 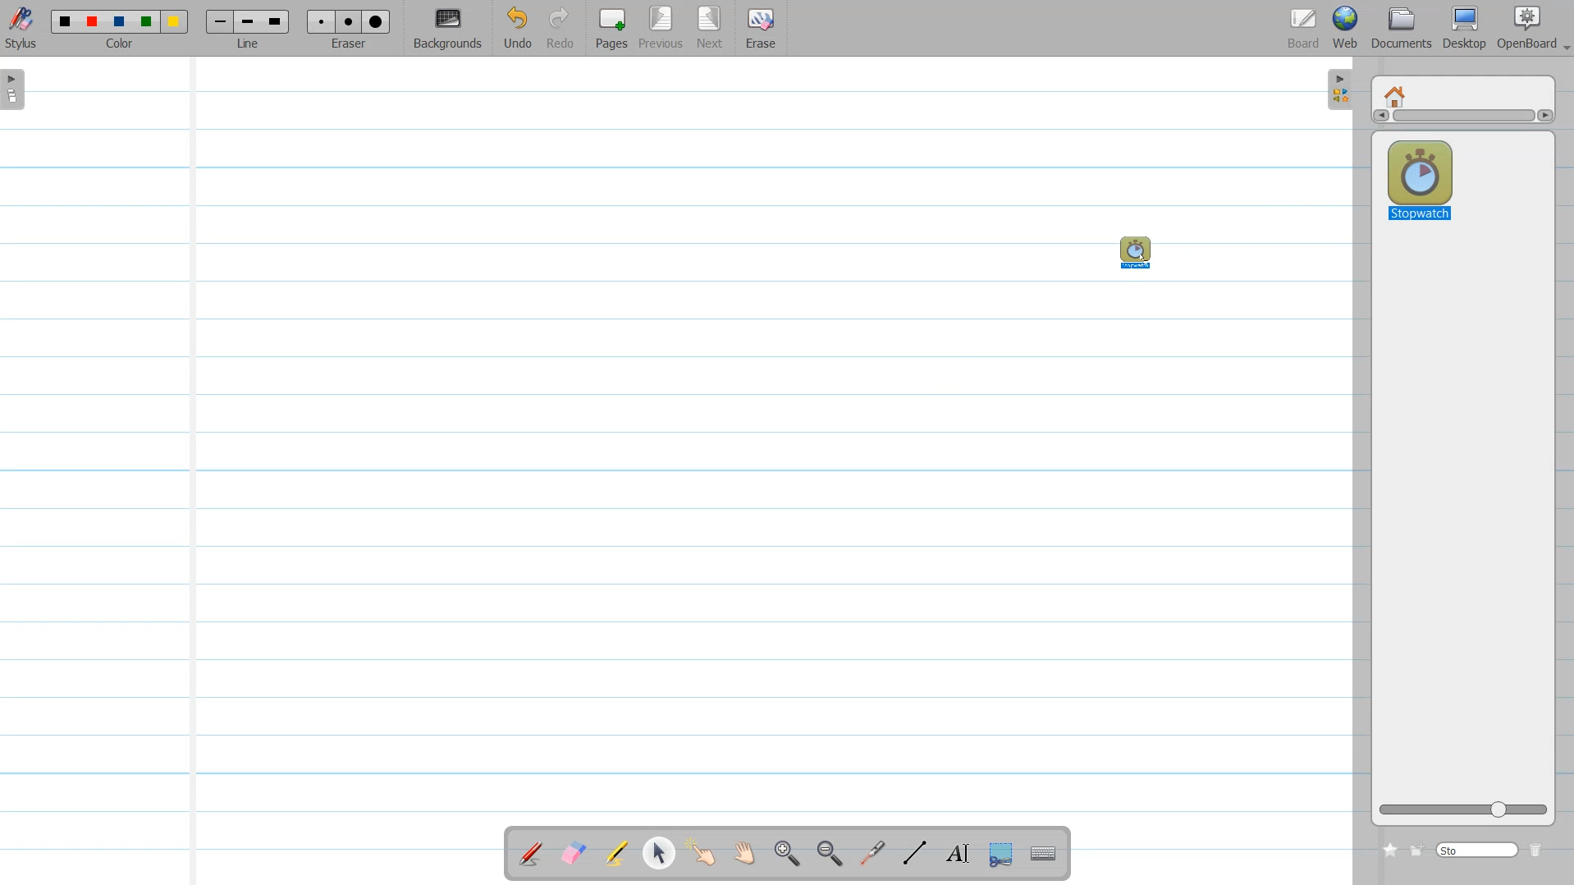 What do you see at coordinates (761, 29) in the screenshot?
I see `Erase` at bounding box center [761, 29].